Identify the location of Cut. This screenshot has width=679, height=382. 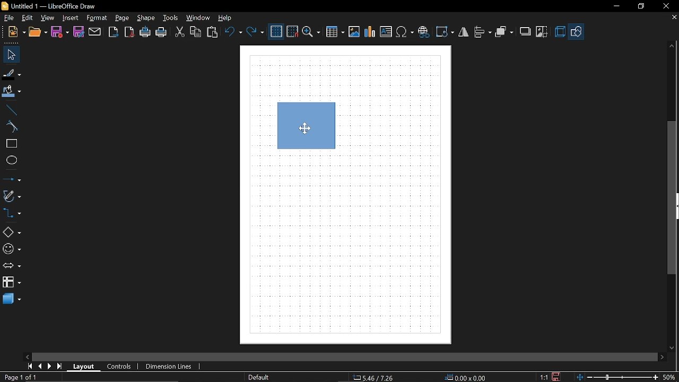
(179, 31).